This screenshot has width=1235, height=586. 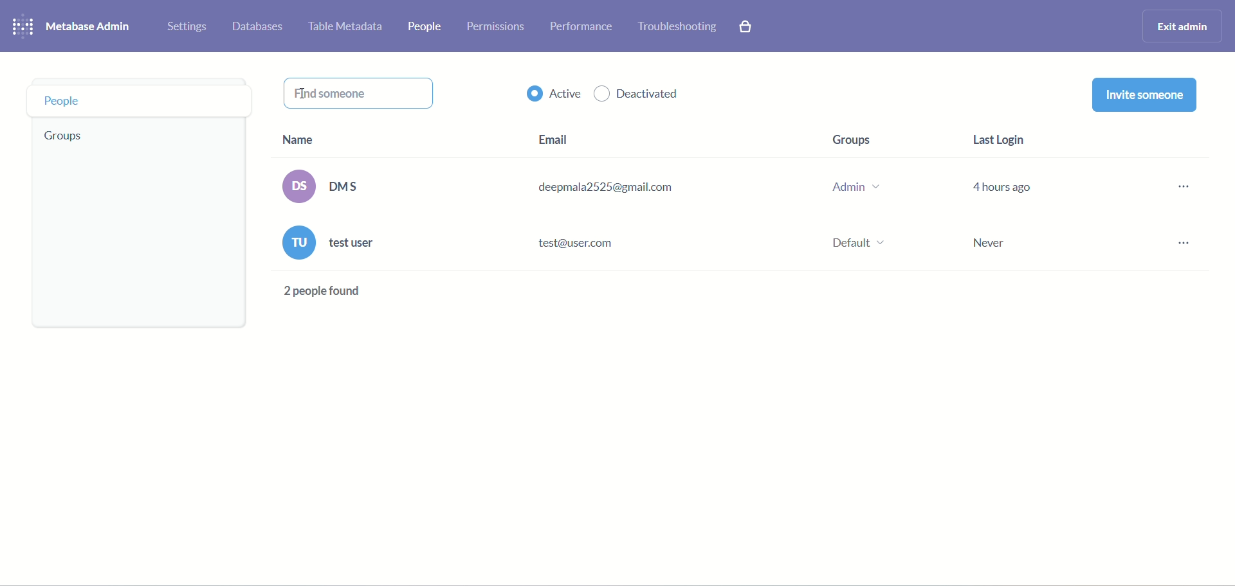 I want to click on name, so click(x=325, y=193).